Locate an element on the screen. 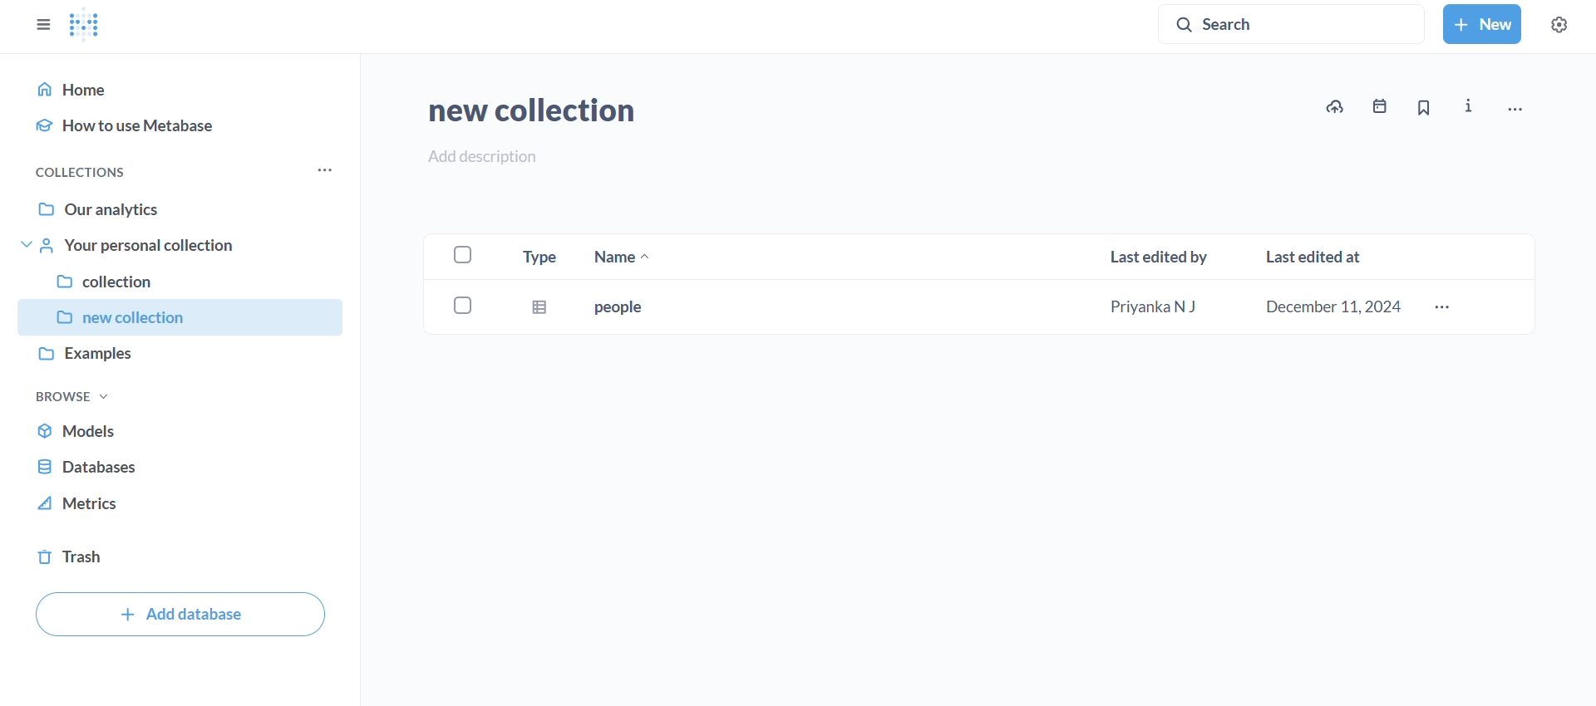 The height and width of the screenshot is (706, 1596). your personal collection is located at coordinates (183, 245).